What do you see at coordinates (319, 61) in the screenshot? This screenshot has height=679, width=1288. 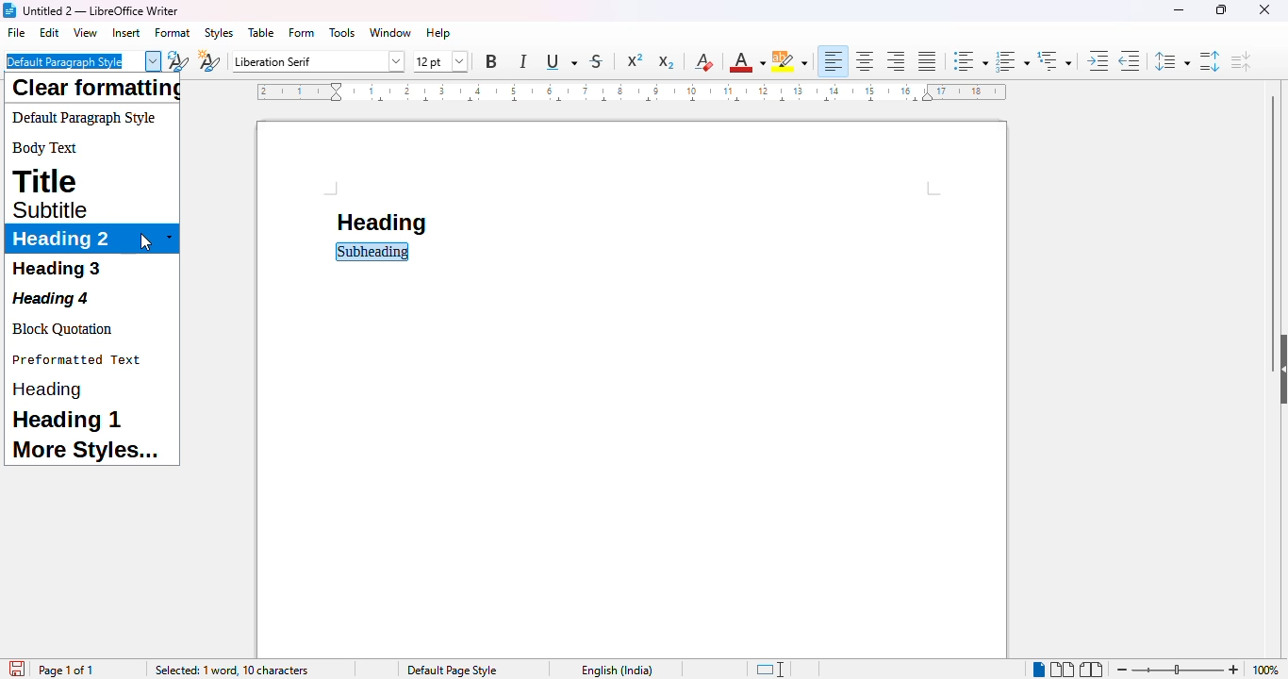 I see `font name` at bounding box center [319, 61].